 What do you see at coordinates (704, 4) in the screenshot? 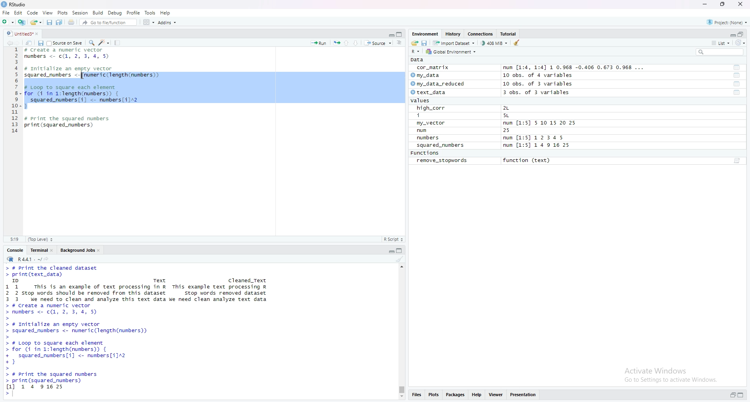
I see `minimize` at bounding box center [704, 4].